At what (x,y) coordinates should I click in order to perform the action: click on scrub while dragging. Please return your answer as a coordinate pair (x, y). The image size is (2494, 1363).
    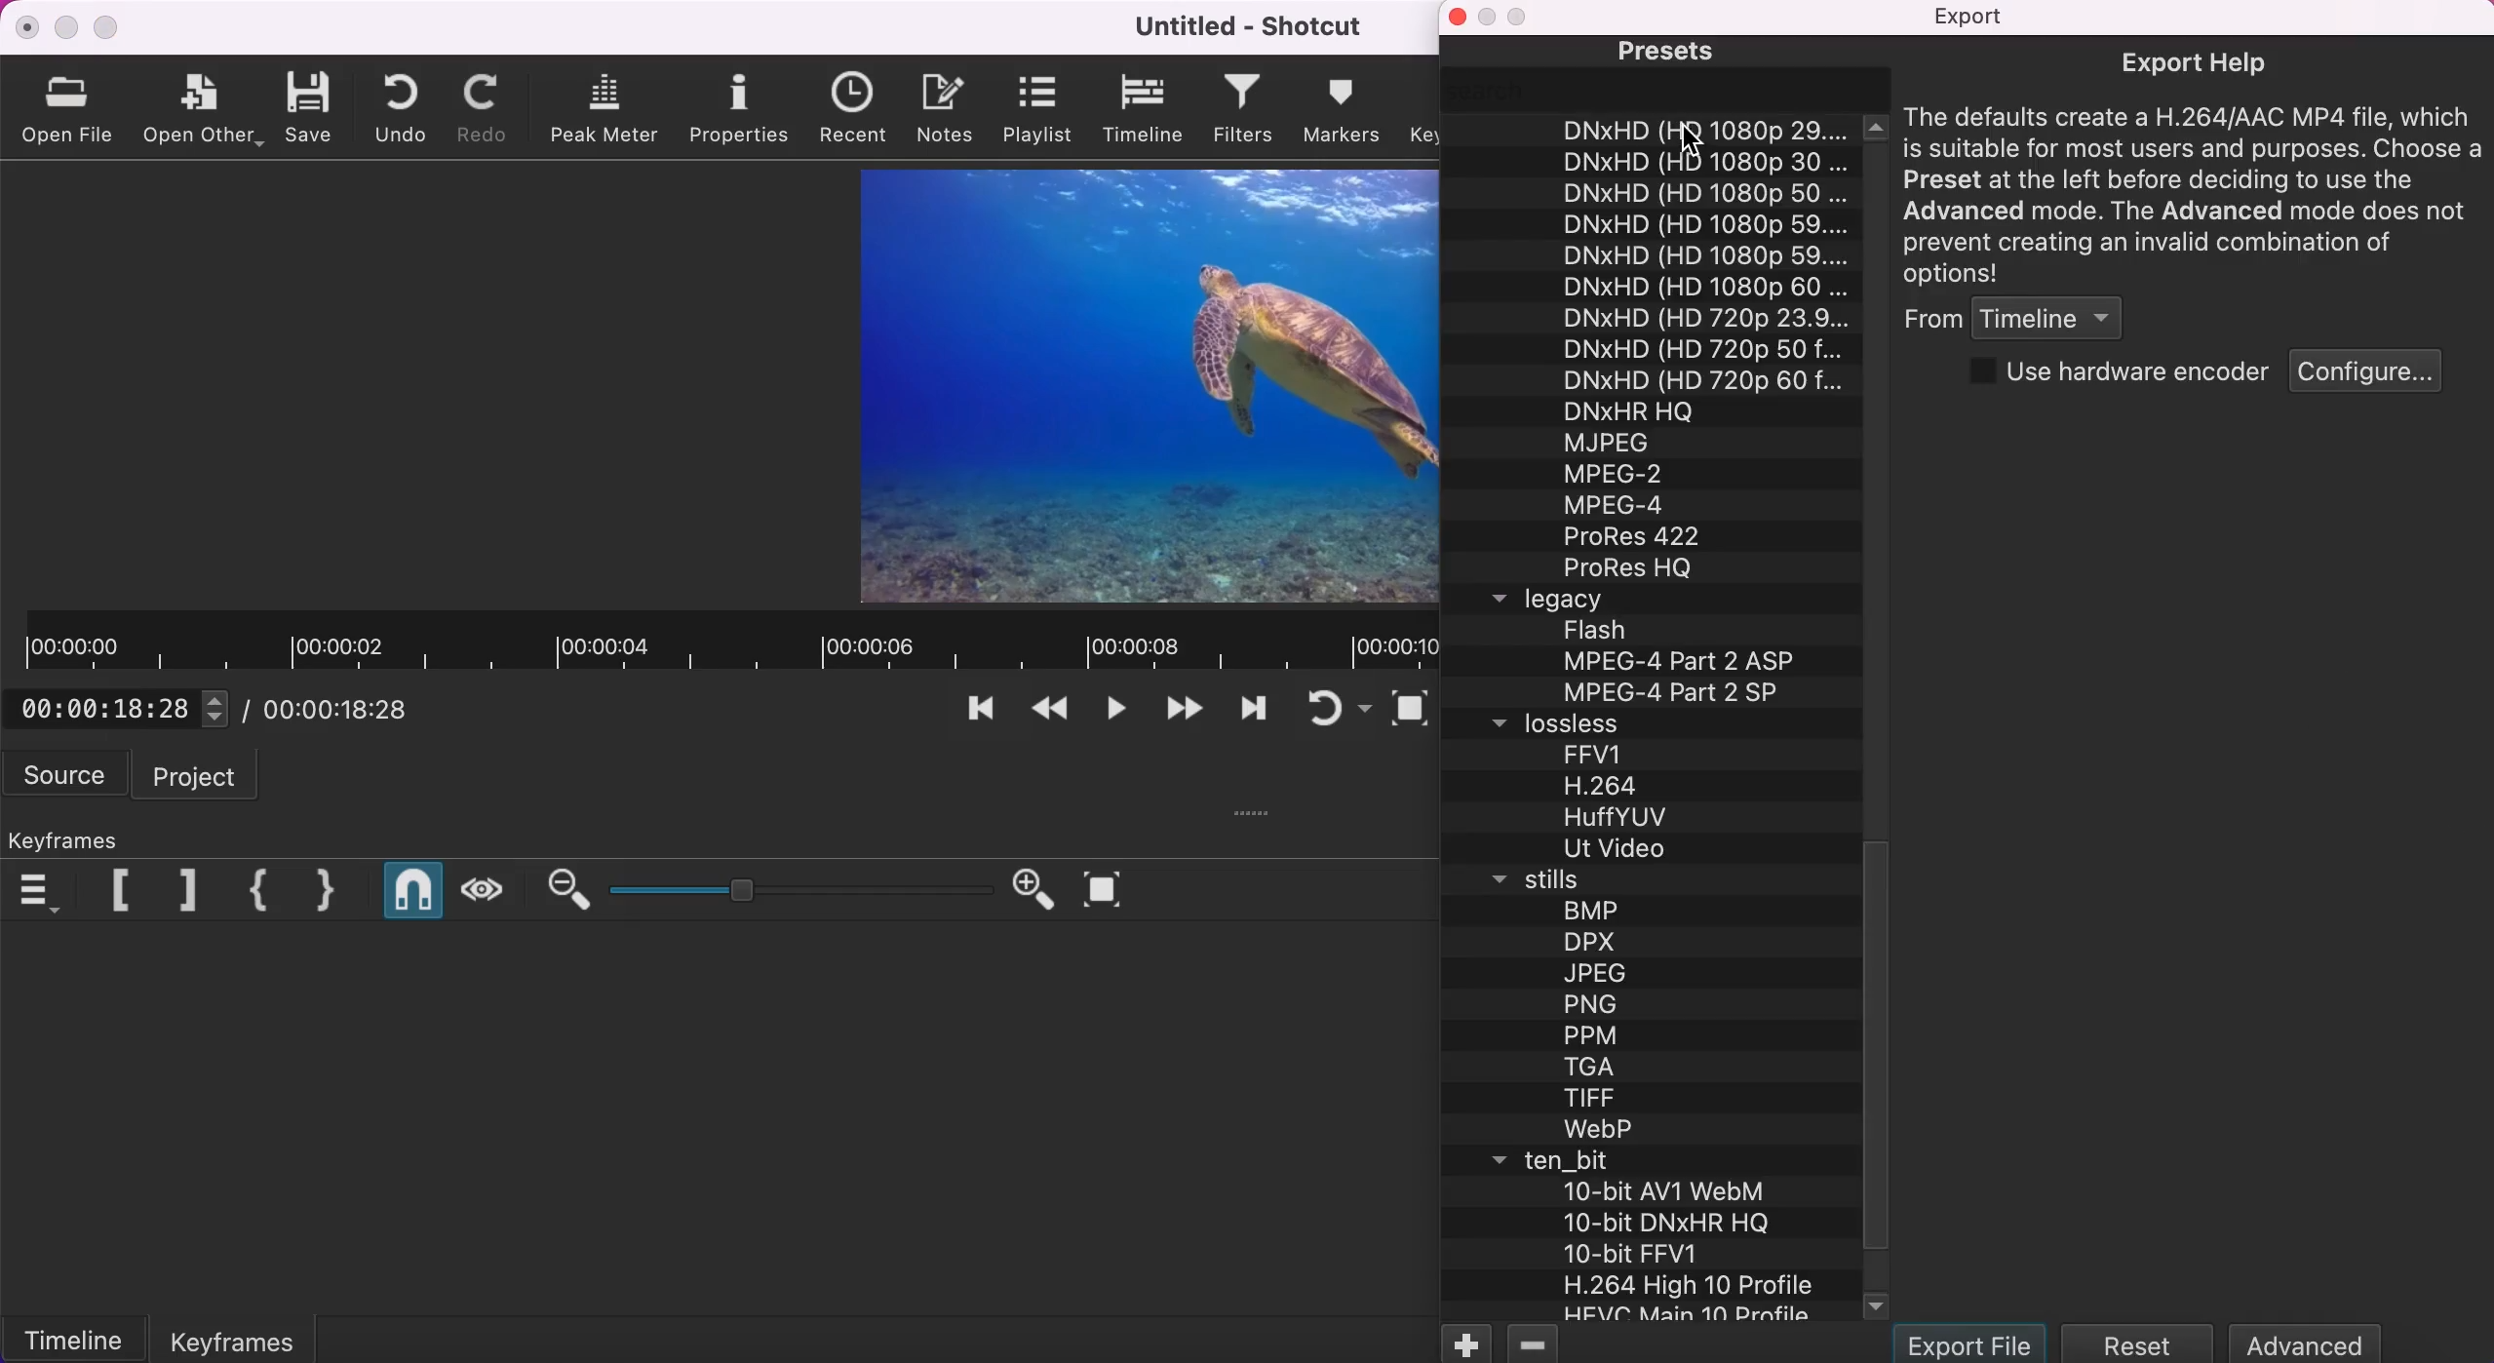
    Looking at the image, I should click on (484, 888).